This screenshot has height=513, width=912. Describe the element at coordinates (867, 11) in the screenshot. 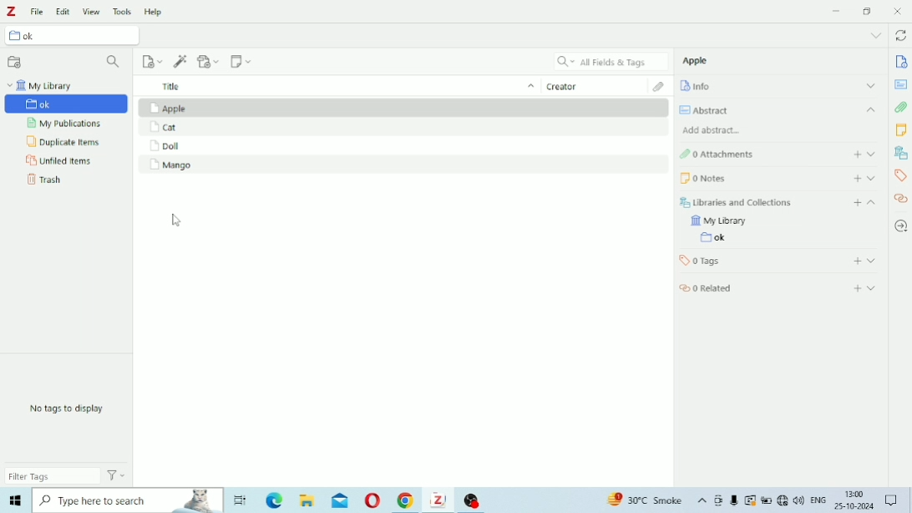

I see `Restore Down` at that location.